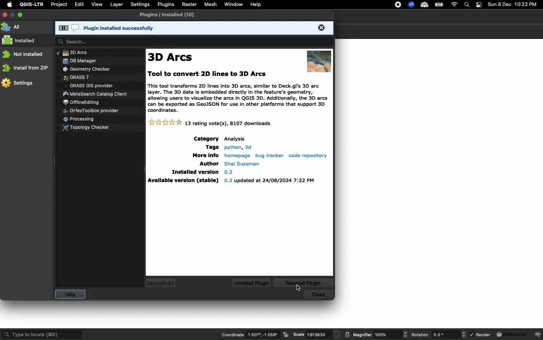 The width and height of the screenshot is (543, 340). I want to click on Plugins, so click(78, 118).